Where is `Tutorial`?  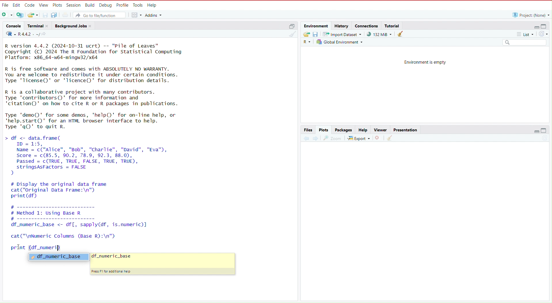 Tutorial is located at coordinates (393, 26).